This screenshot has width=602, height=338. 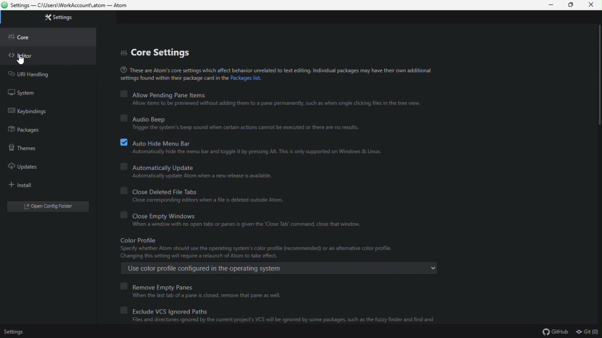 I want to click on on, so click(x=124, y=142).